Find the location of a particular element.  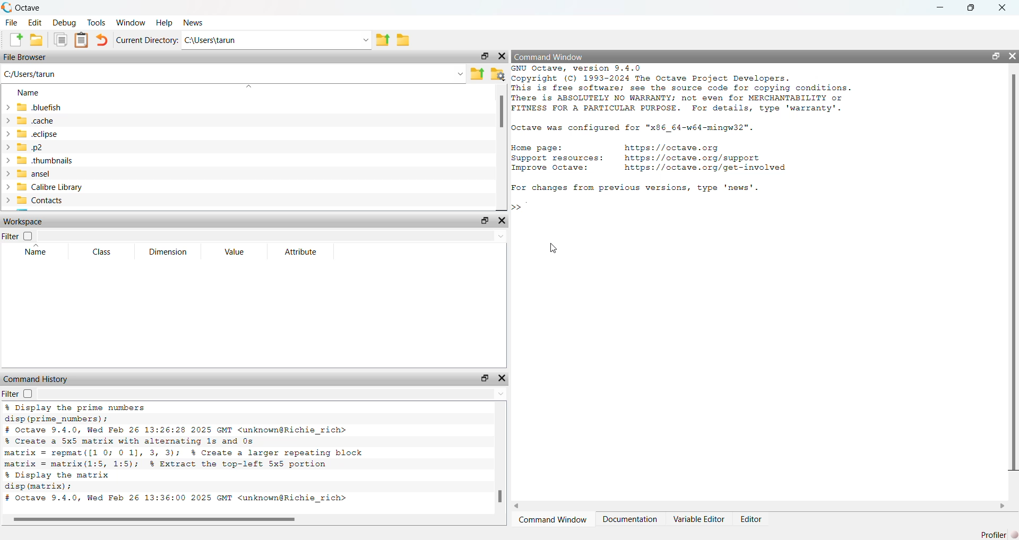

typing cursor is located at coordinates (530, 206).